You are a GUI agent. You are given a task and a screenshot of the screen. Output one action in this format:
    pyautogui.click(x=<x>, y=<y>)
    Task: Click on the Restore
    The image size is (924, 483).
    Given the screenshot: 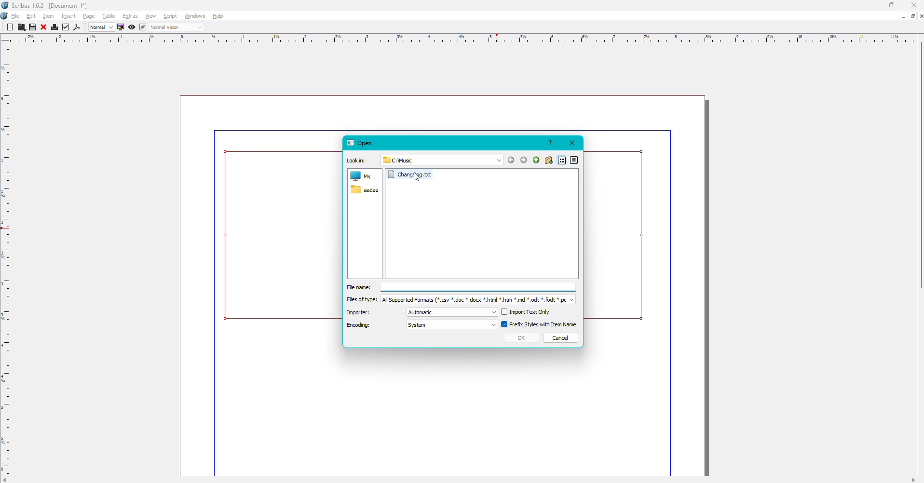 What is the action you would take?
    pyautogui.click(x=890, y=6)
    